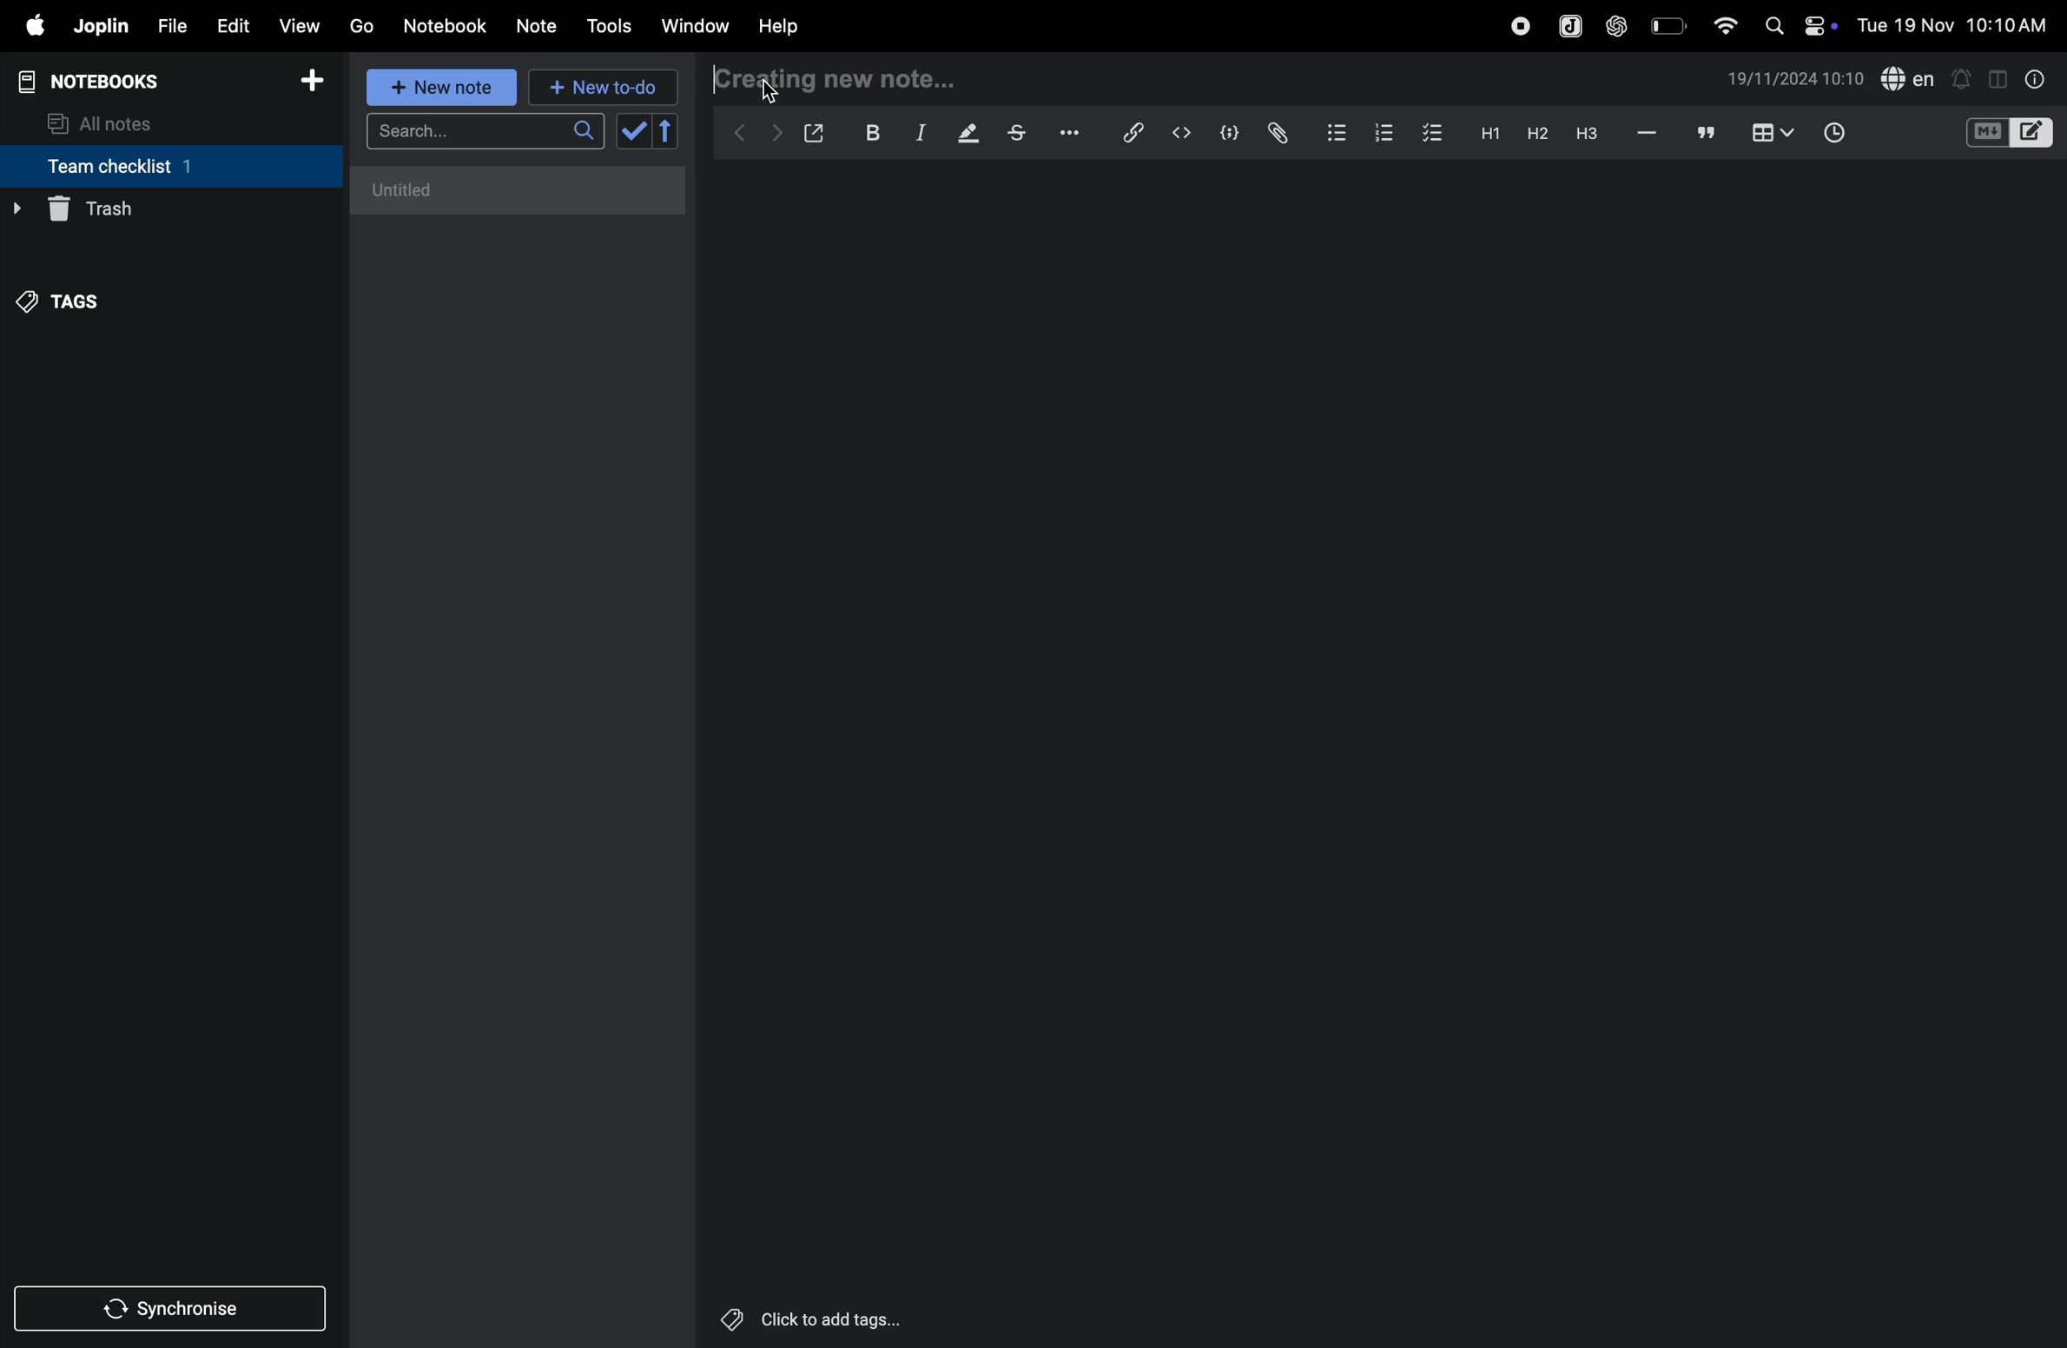 The height and width of the screenshot is (1348, 2067). Describe the element at coordinates (1953, 24) in the screenshot. I see `` at that location.